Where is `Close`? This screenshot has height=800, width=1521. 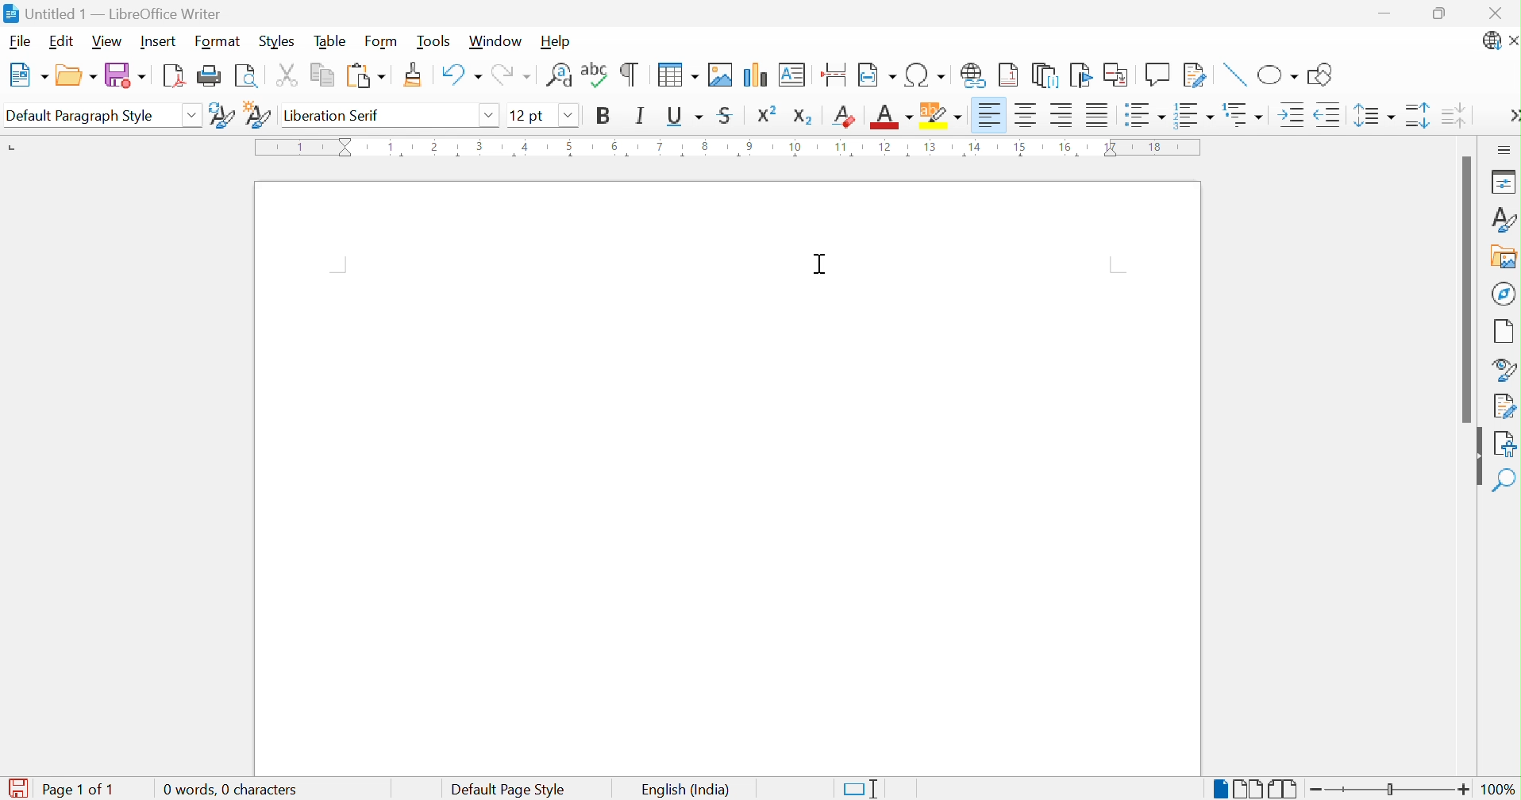 Close is located at coordinates (1511, 40).